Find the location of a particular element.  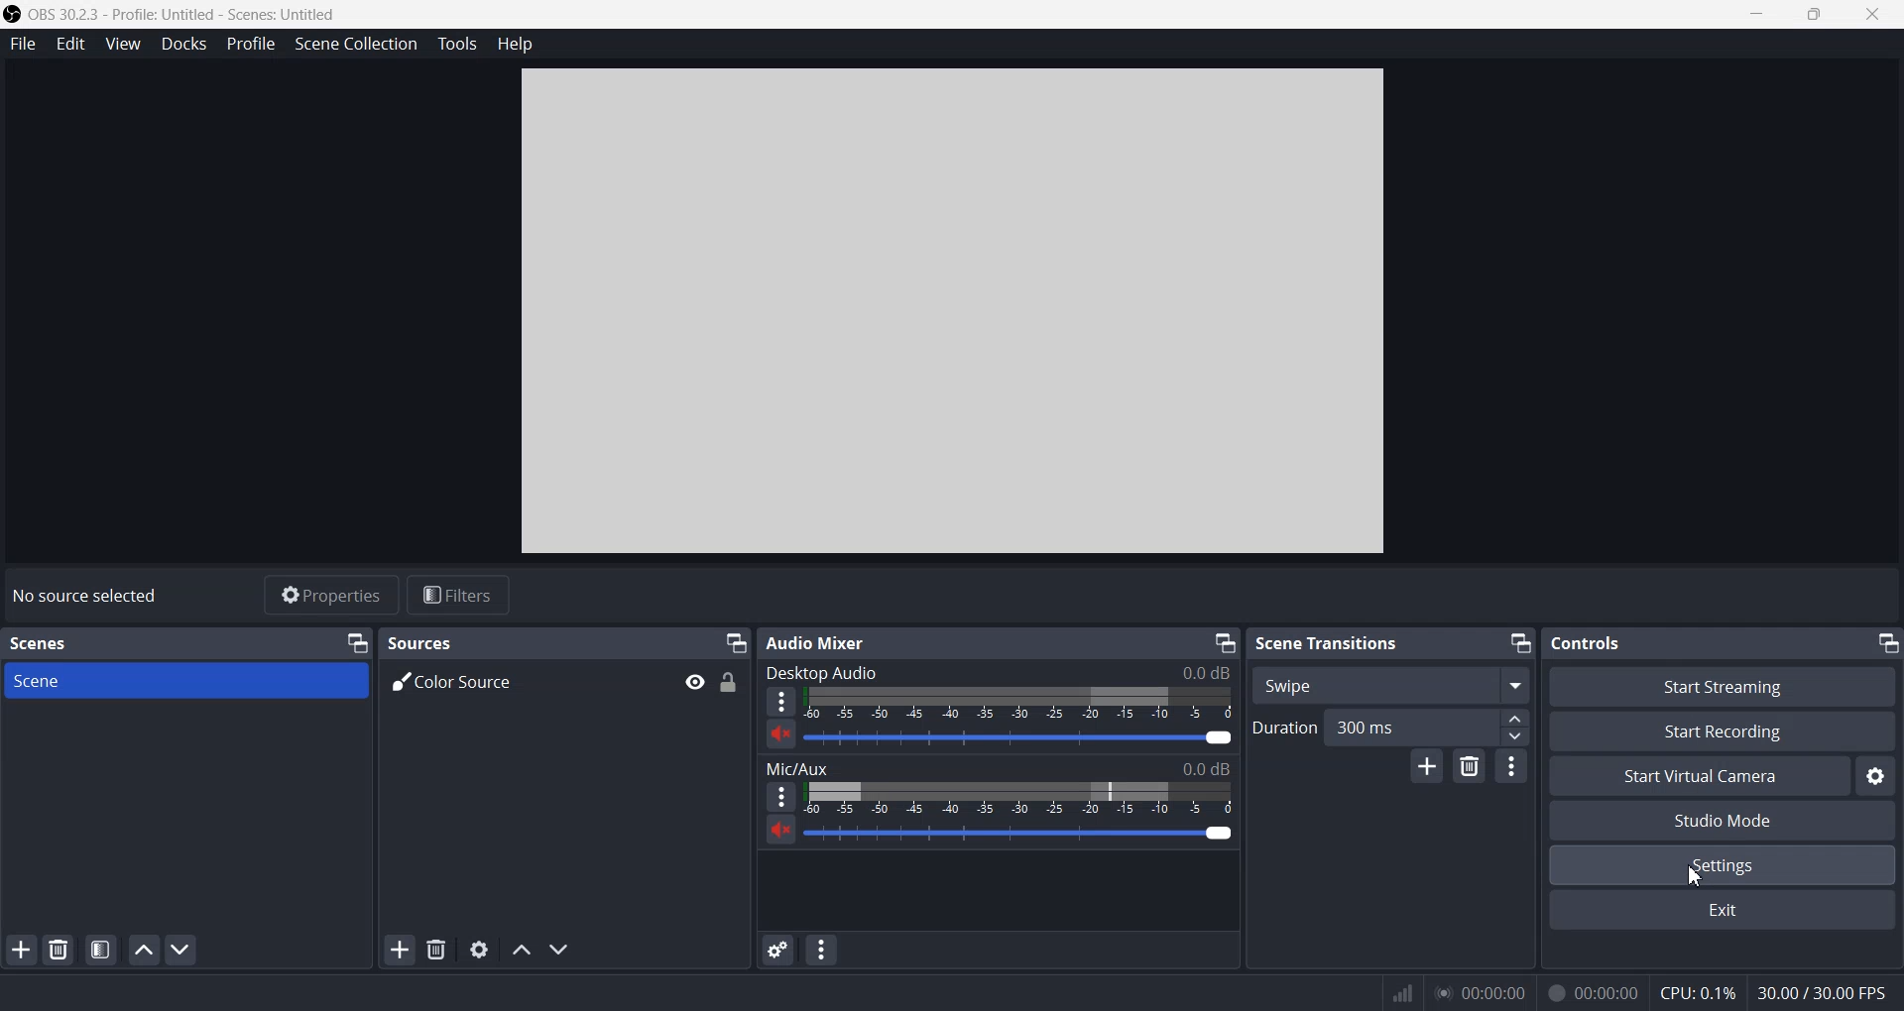

Minimize is located at coordinates (1223, 641).